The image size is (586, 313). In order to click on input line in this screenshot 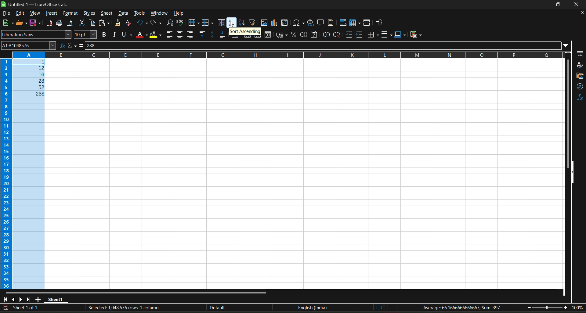, I will do `click(326, 46)`.